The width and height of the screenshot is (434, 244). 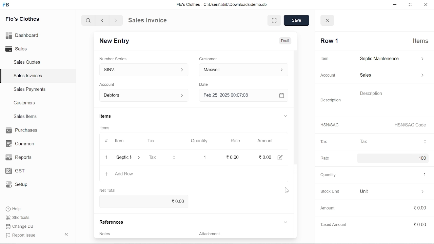 I want to click on sales, so click(x=391, y=76).